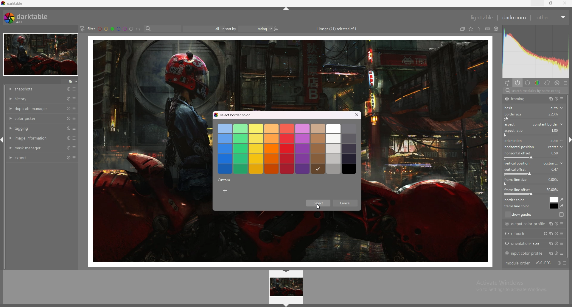 The width and height of the screenshot is (572, 307). What do you see at coordinates (35, 118) in the screenshot?
I see `color picker` at bounding box center [35, 118].